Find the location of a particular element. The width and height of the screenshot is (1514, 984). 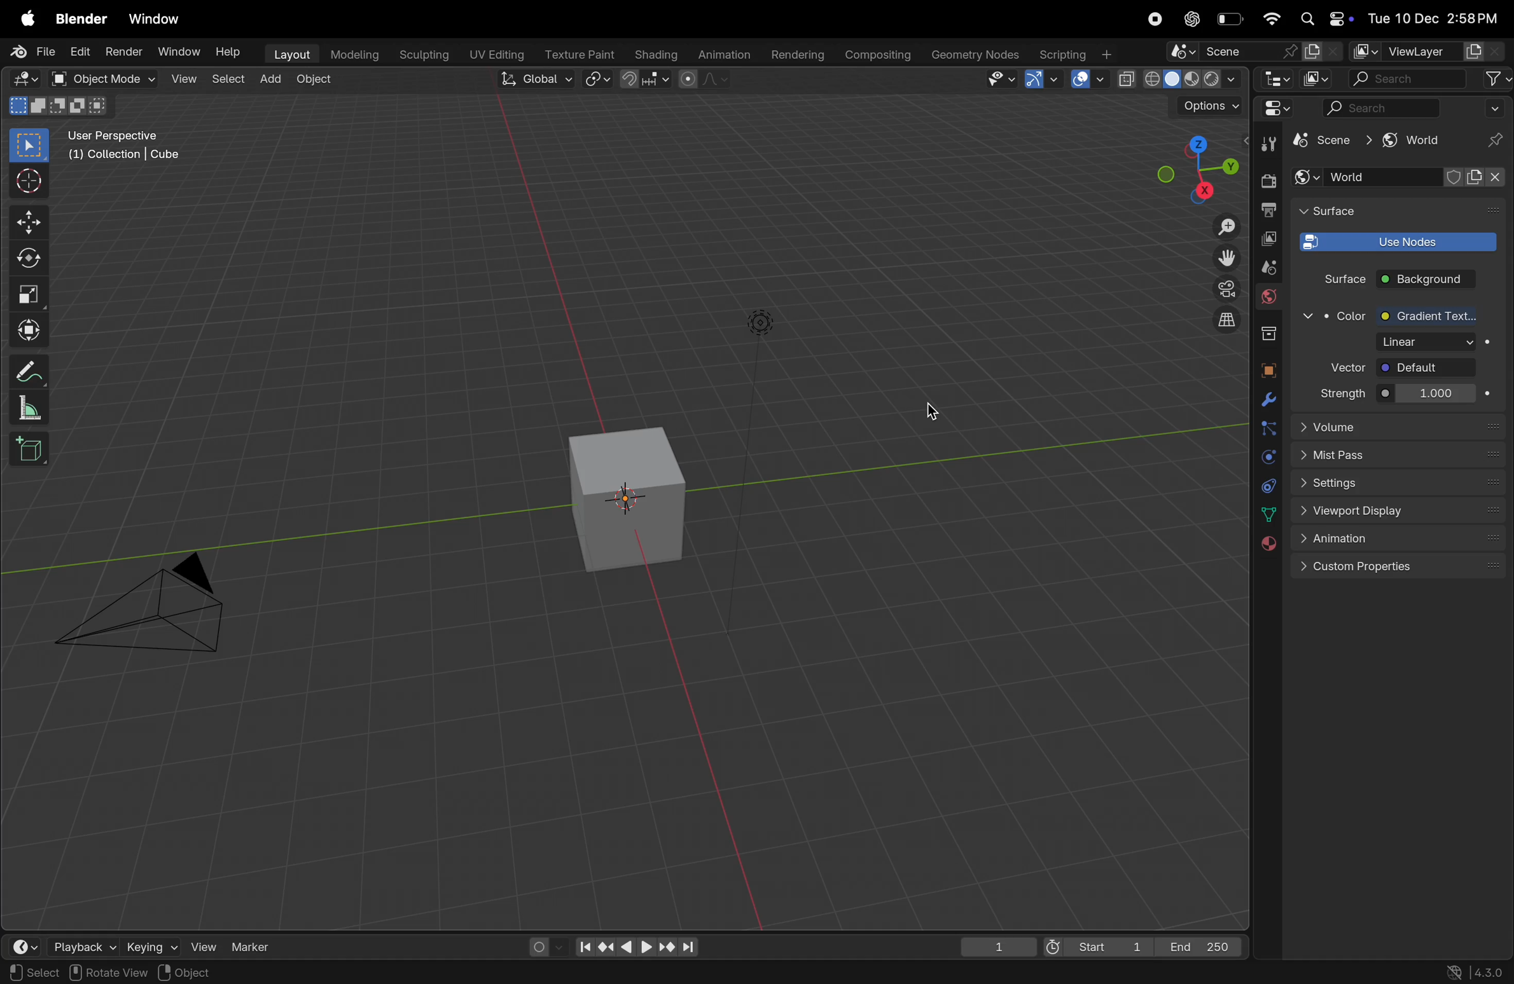

Window is located at coordinates (159, 20).